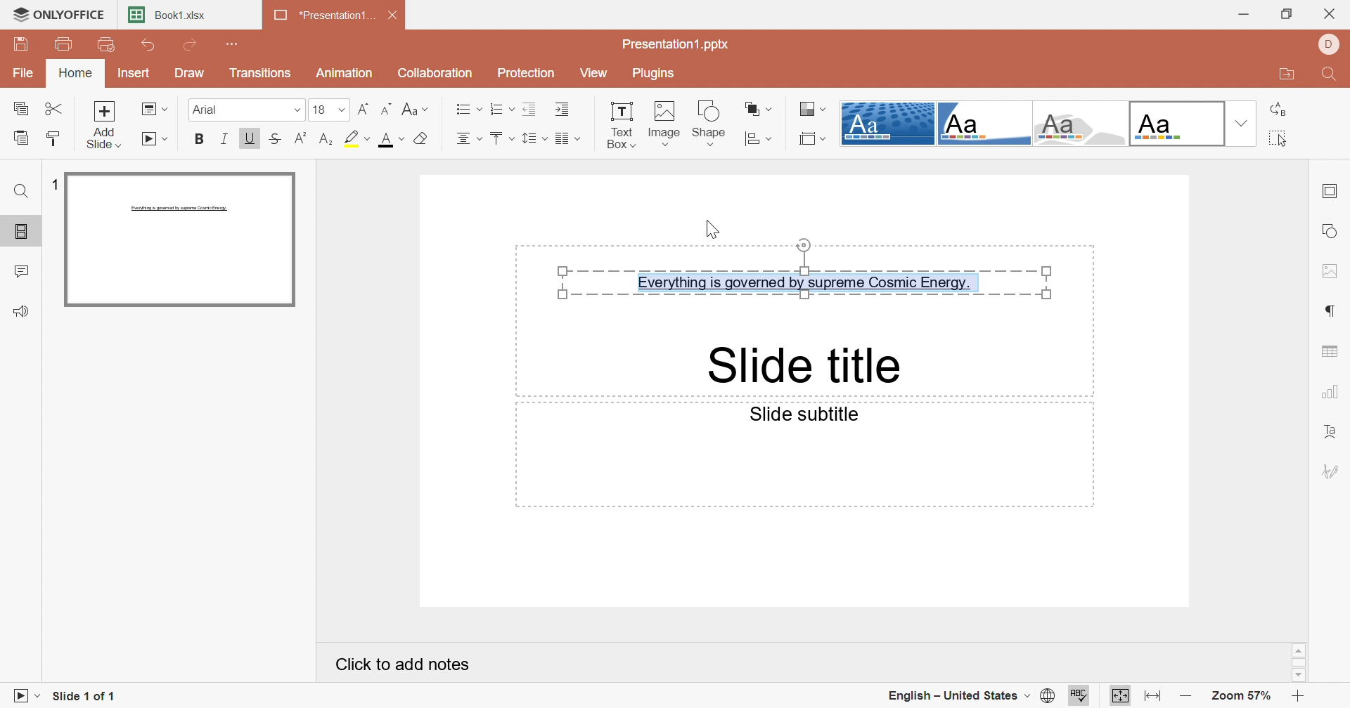  I want to click on Scroll Bar, so click(1300, 664).